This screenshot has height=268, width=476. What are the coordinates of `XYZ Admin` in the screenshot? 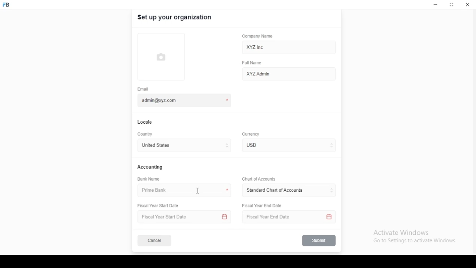 It's located at (289, 73).